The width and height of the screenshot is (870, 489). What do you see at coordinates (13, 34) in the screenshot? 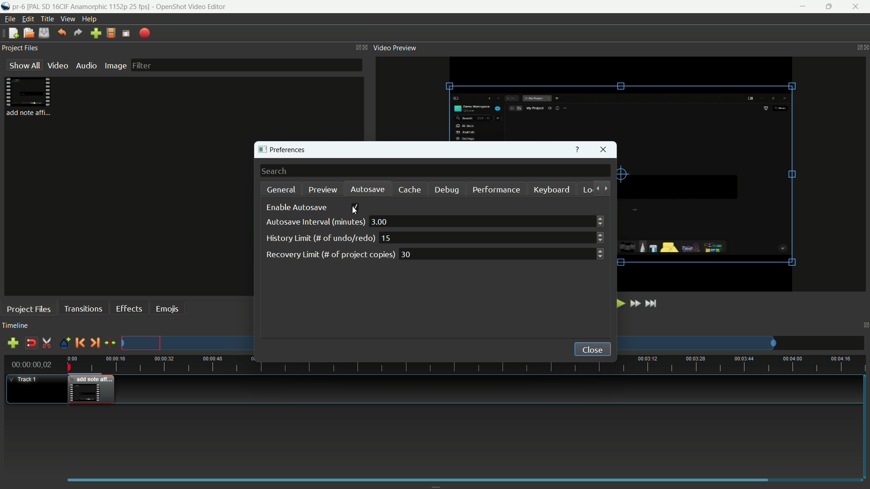
I see `new file` at bounding box center [13, 34].